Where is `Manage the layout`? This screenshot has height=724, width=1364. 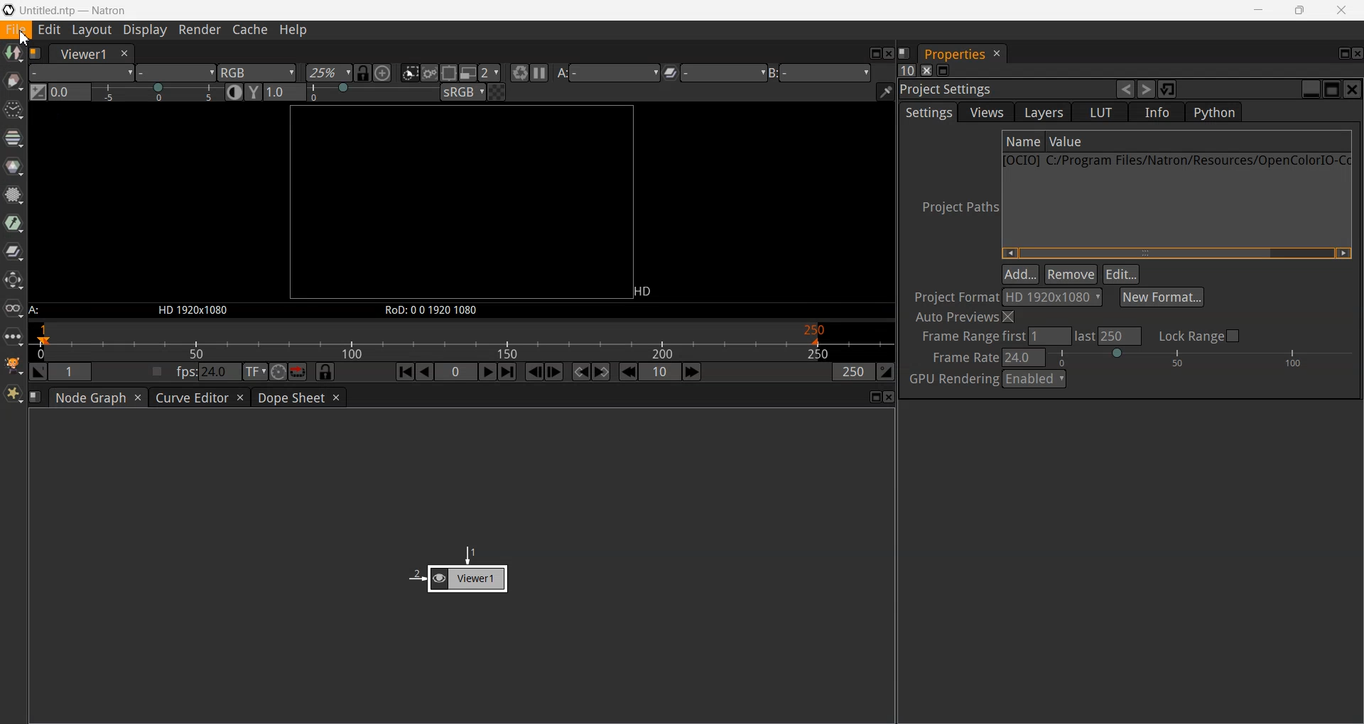
Manage the layout is located at coordinates (35, 397).